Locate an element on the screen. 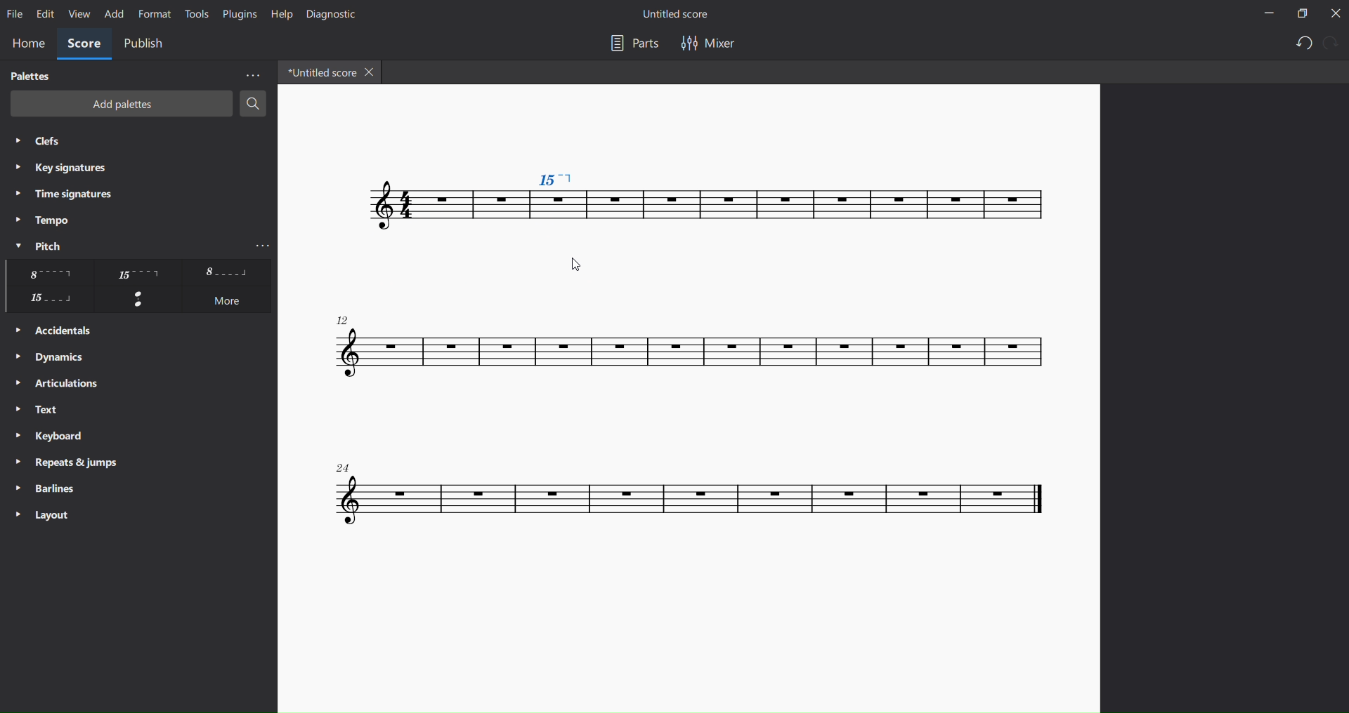  minimize is located at coordinates (1267, 14).